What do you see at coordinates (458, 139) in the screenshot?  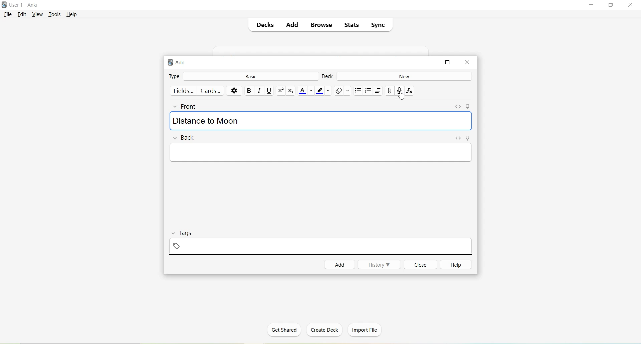 I see `Toggle HTML Editor` at bounding box center [458, 139].